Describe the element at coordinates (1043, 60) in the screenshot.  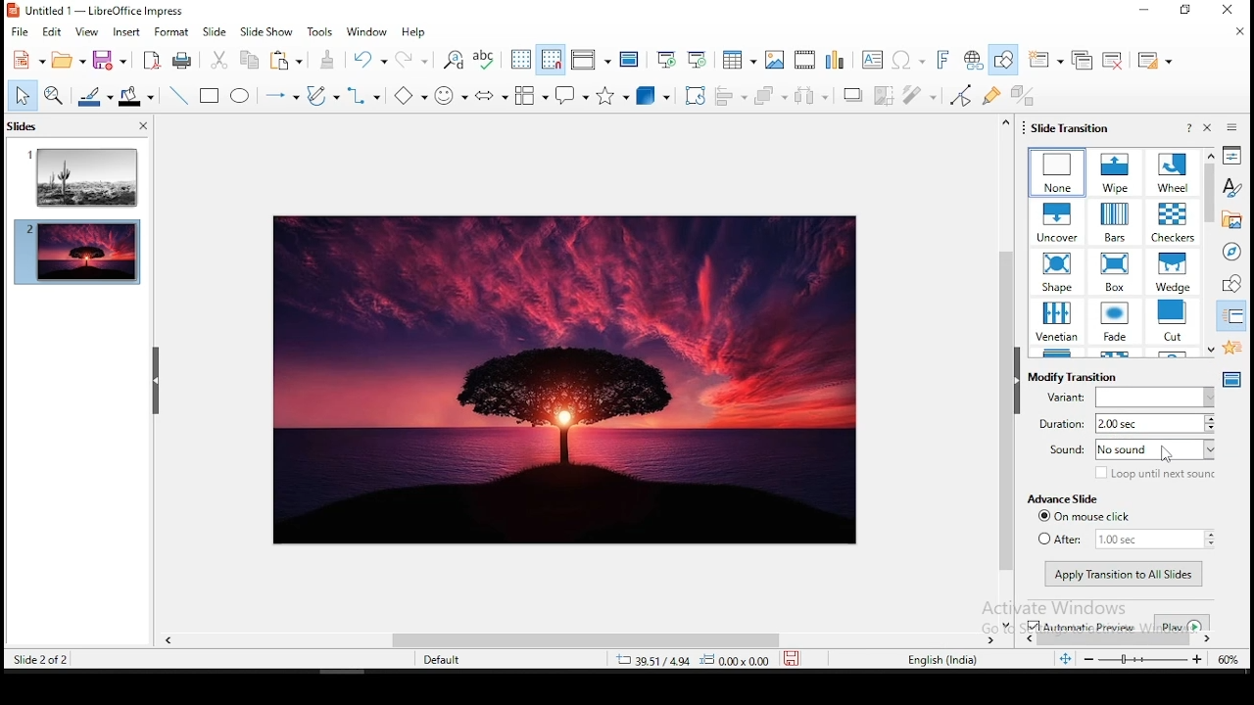
I see `new slide` at that location.